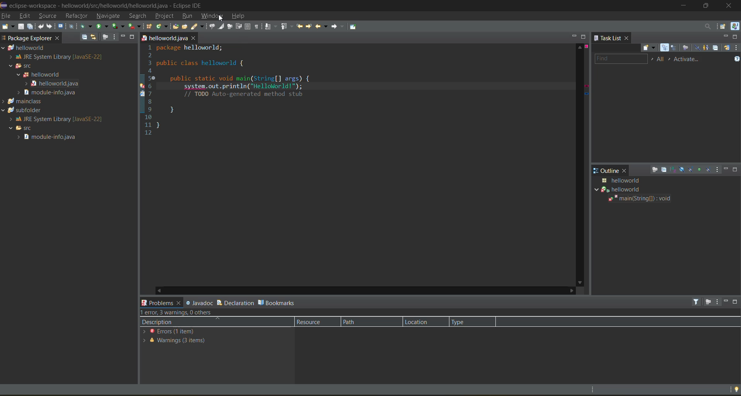 The height and width of the screenshot is (396, 741). I want to click on edit task working sets, so click(661, 59).